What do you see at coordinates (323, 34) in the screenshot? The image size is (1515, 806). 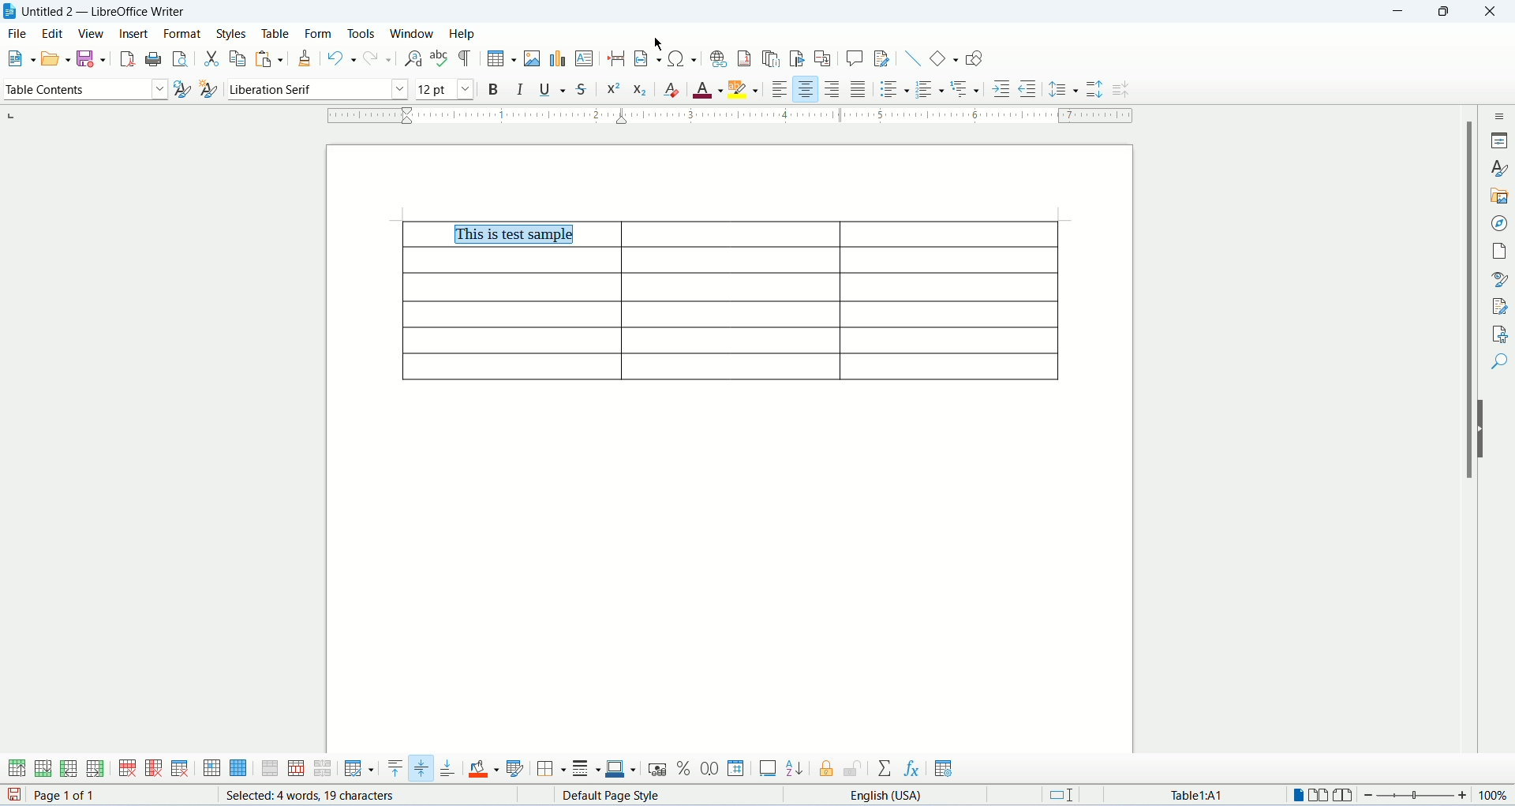 I see `form` at bounding box center [323, 34].